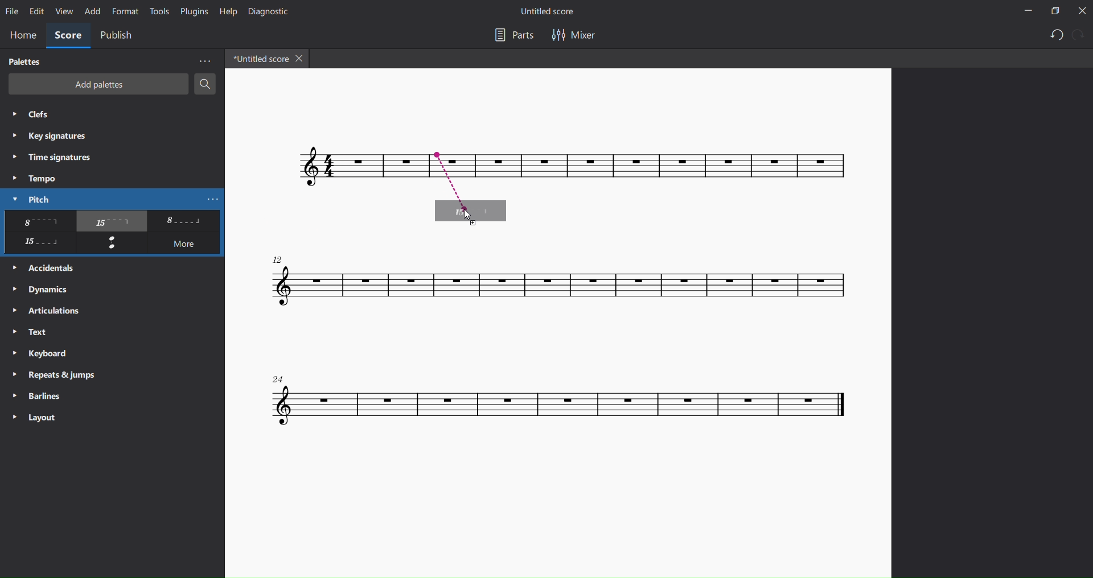  What do you see at coordinates (112, 221) in the screenshot?
I see `other pichtes` at bounding box center [112, 221].